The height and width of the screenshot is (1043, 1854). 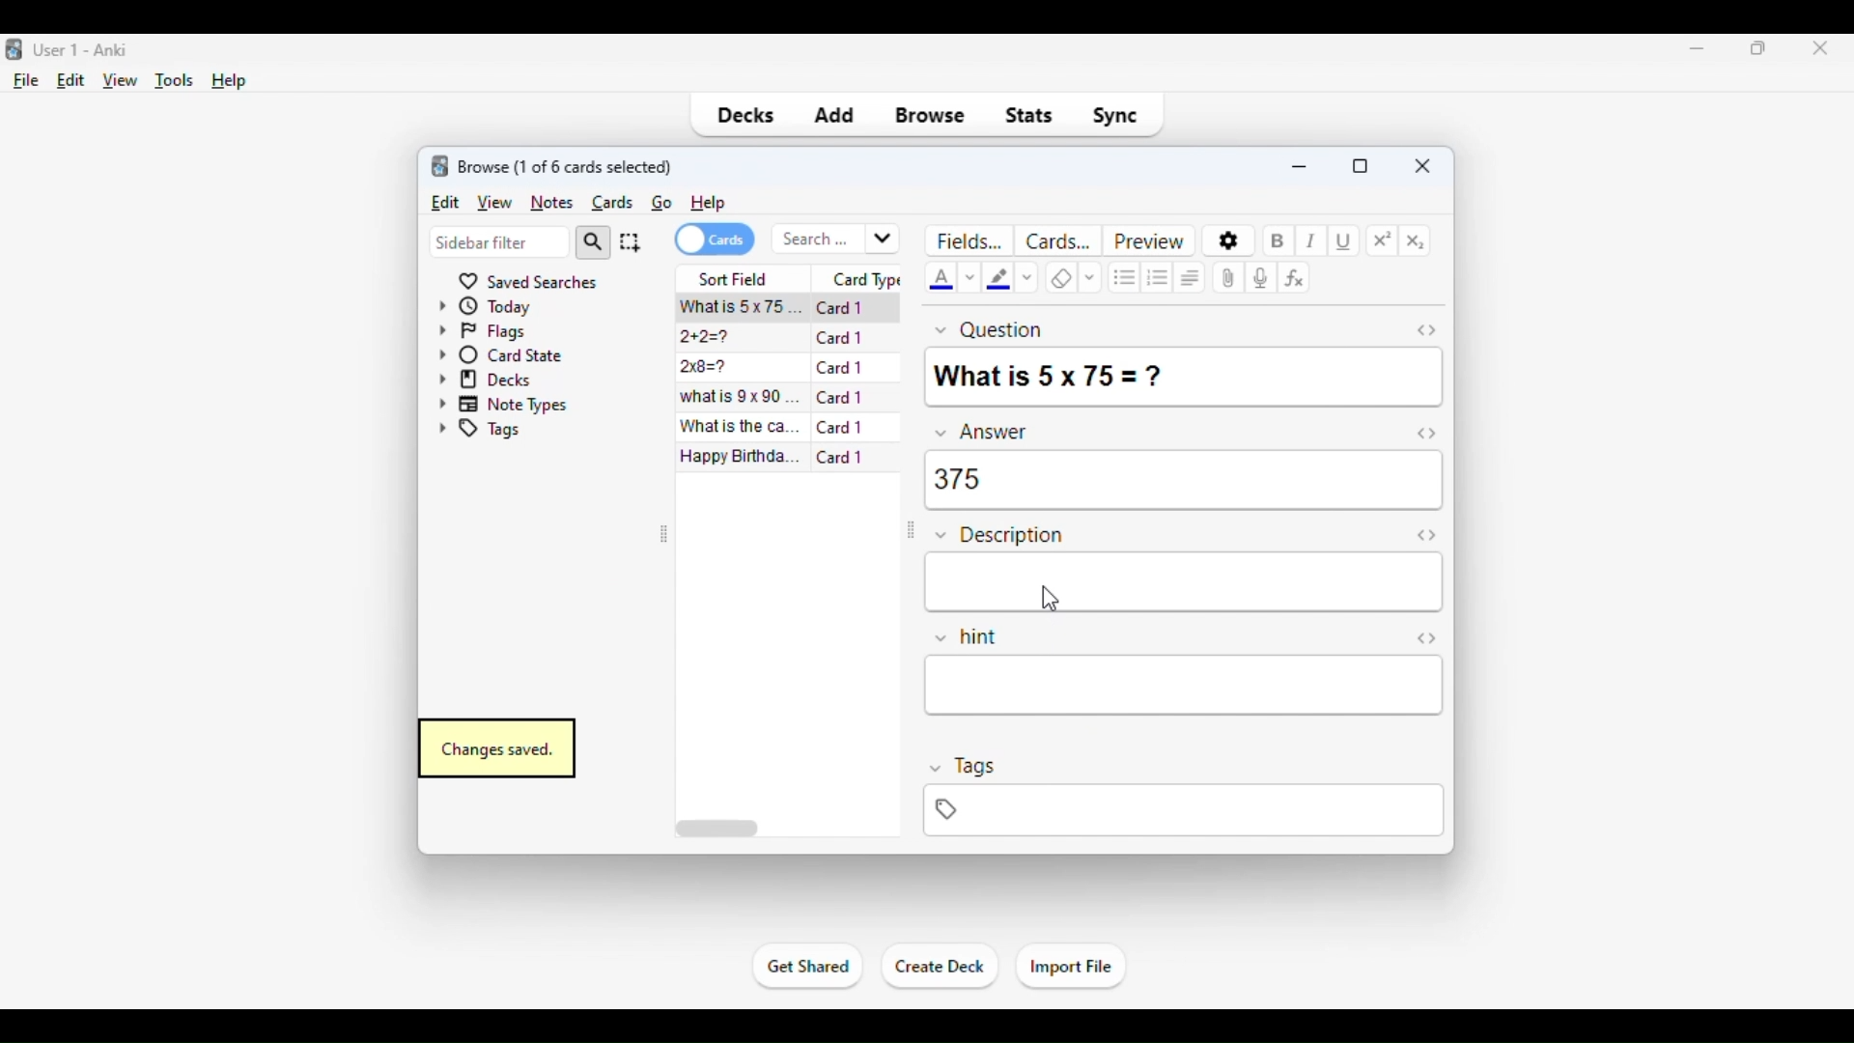 What do you see at coordinates (983, 431) in the screenshot?
I see `answer` at bounding box center [983, 431].